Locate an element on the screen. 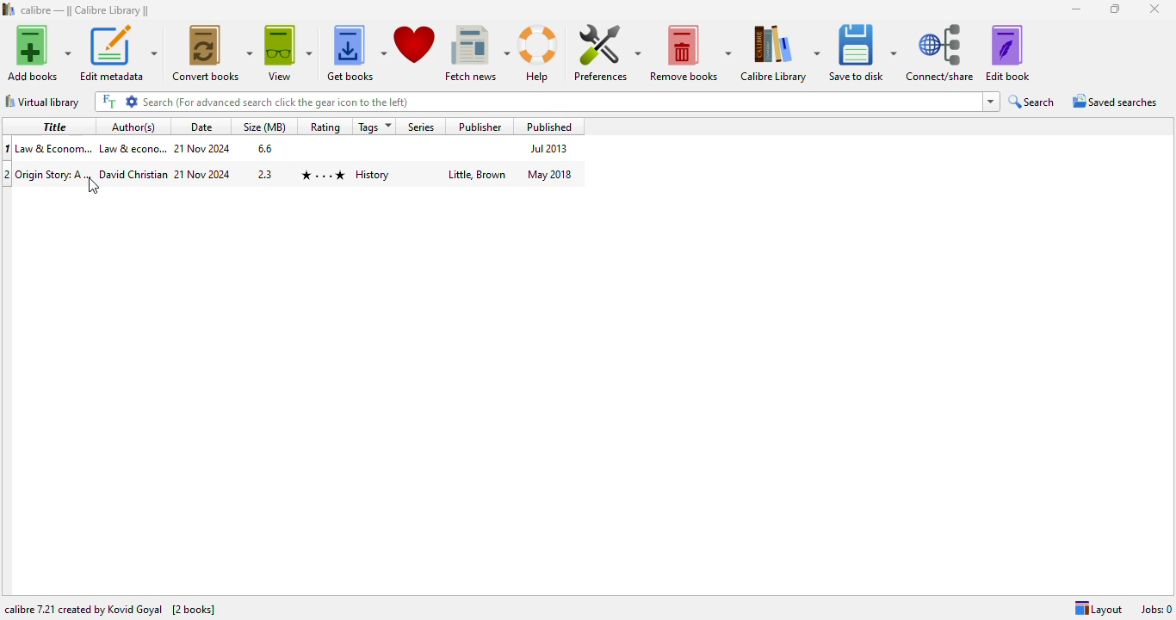 The height and width of the screenshot is (620, 1176). 2.3 is located at coordinates (264, 174).